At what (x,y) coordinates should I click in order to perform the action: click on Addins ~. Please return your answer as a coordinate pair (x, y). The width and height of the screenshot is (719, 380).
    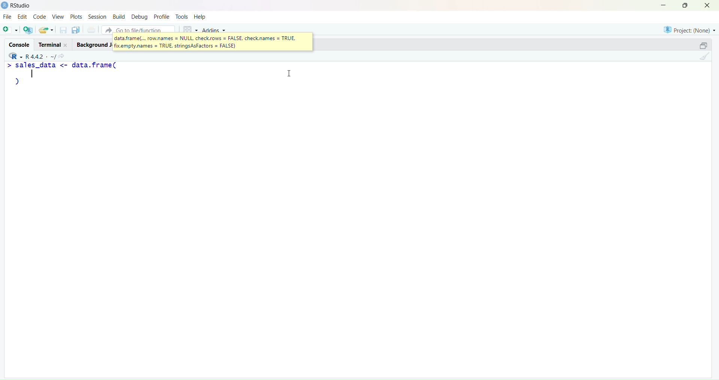
    Looking at the image, I should click on (214, 30).